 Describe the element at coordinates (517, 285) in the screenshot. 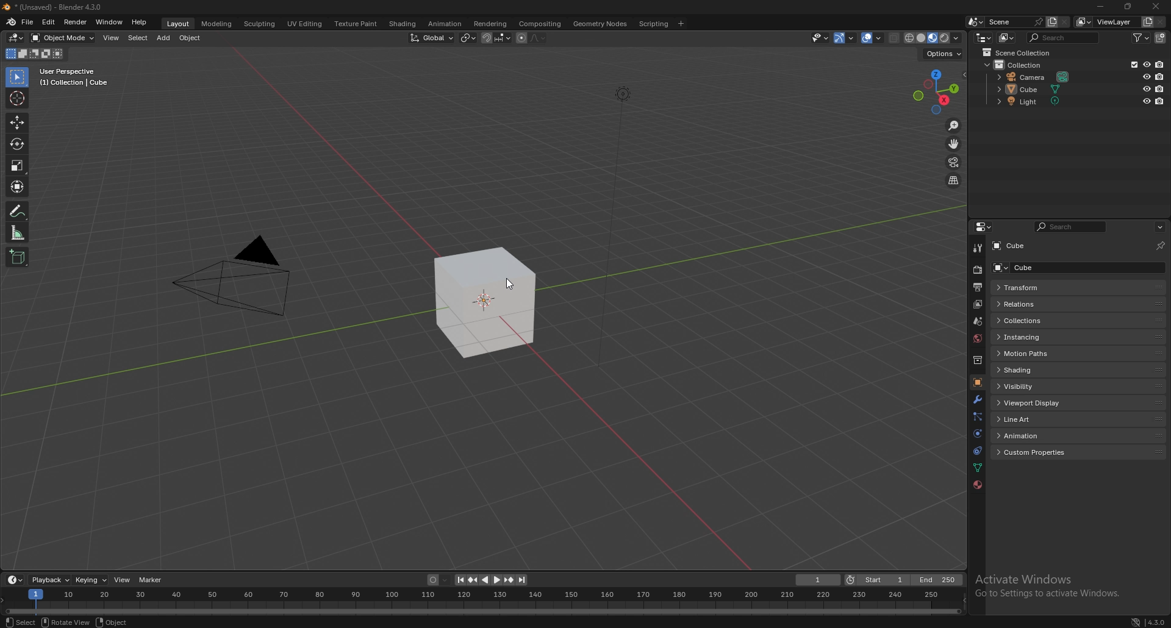

I see `cursor` at that location.